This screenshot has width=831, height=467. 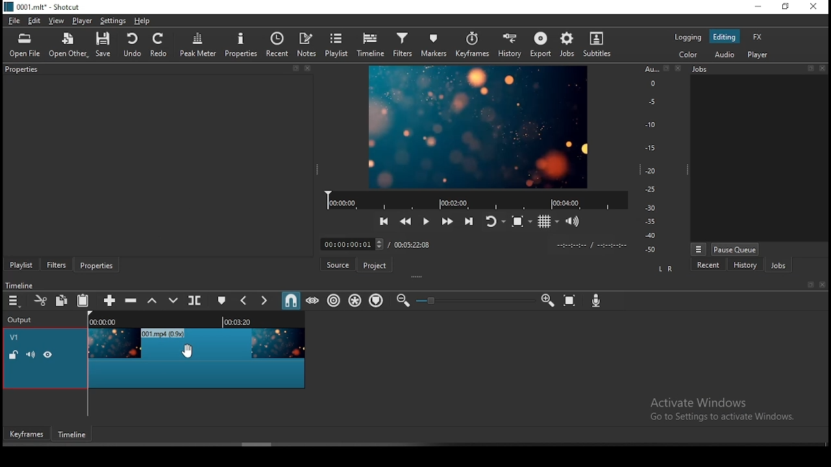 What do you see at coordinates (152, 301) in the screenshot?
I see `lift` at bounding box center [152, 301].